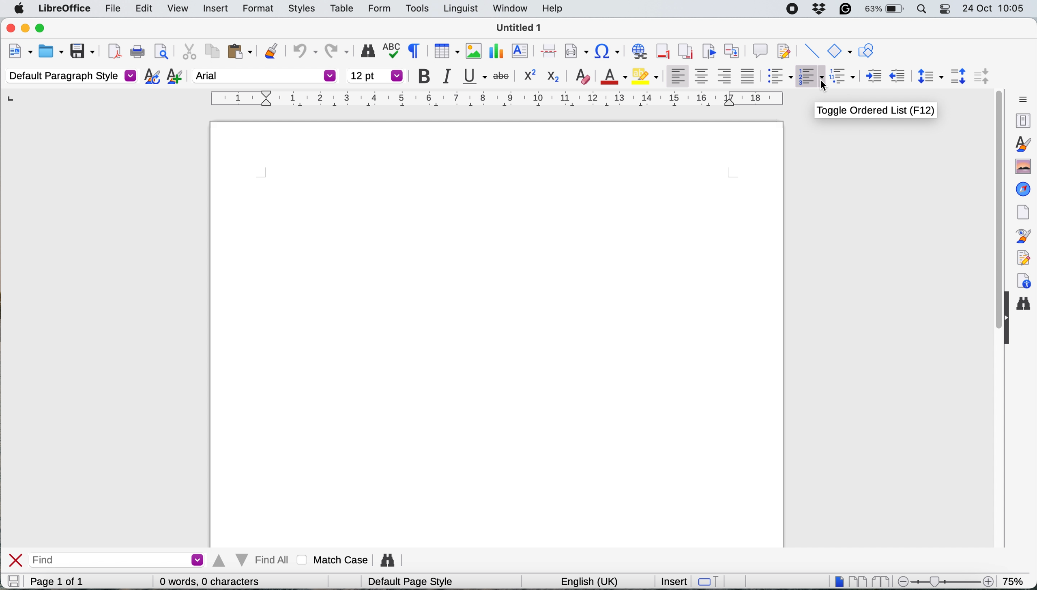  What do you see at coordinates (794, 9) in the screenshot?
I see `screen recorder` at bounding box center [794, 9].